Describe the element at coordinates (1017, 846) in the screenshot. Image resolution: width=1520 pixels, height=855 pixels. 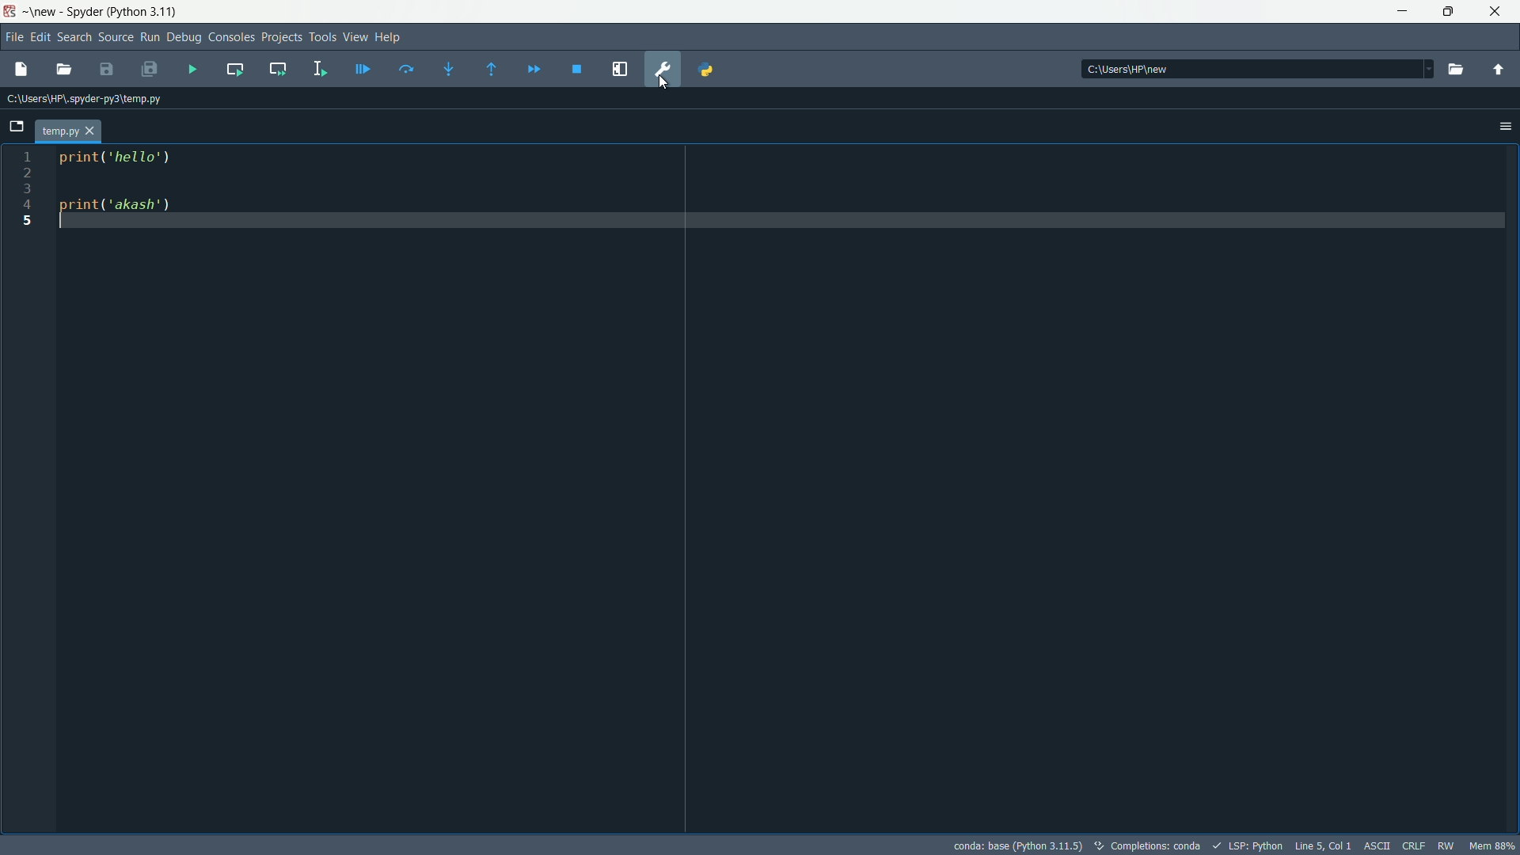
I see `interpreter ` at that location.